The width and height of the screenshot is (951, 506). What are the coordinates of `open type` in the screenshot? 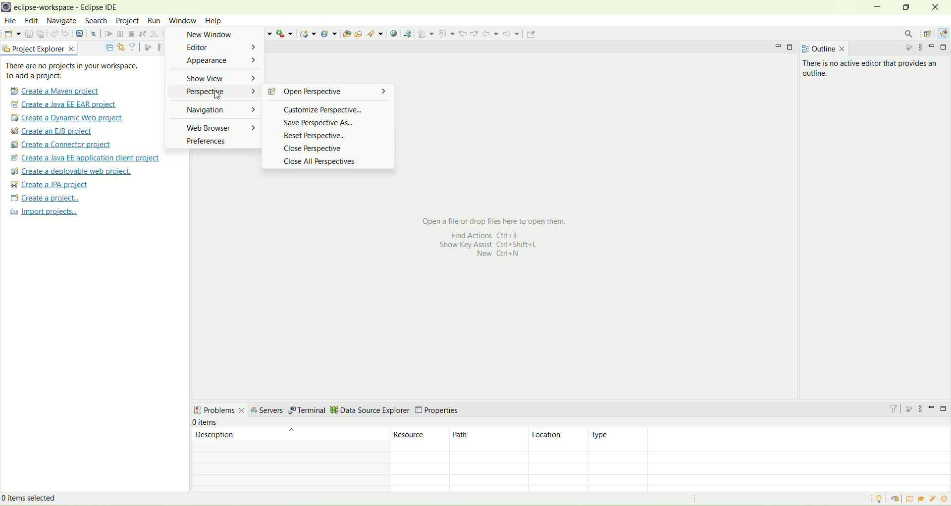 It's located at (346, 34).